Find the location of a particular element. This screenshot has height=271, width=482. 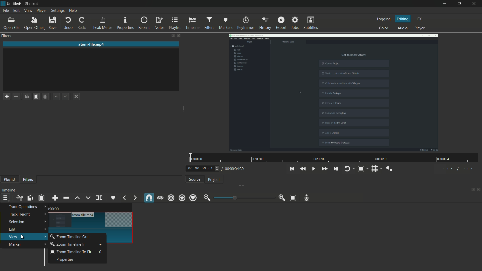

track height is located at coordinates (27, 215).